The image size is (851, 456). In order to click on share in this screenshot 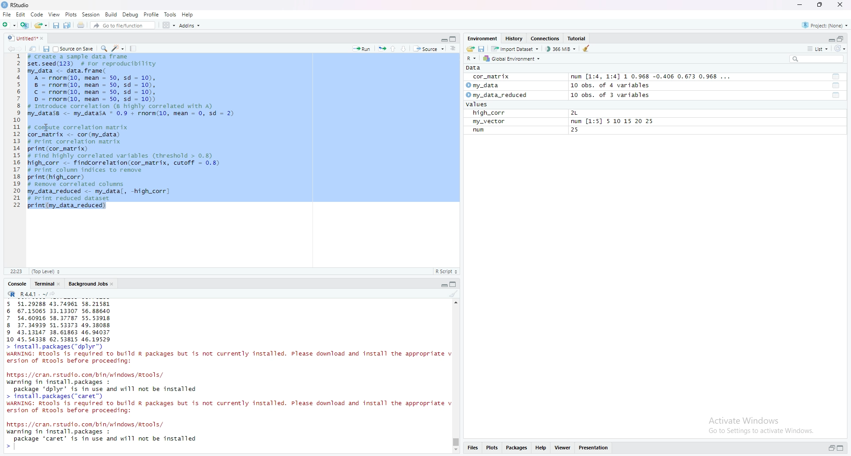, I will do `click(53, 294)`.